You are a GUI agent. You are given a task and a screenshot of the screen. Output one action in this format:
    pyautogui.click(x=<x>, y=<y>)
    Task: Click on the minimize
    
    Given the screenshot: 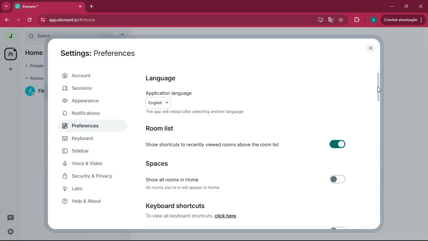 What is the action you would take?
    pyautogui.click(x=392, y=7)
    